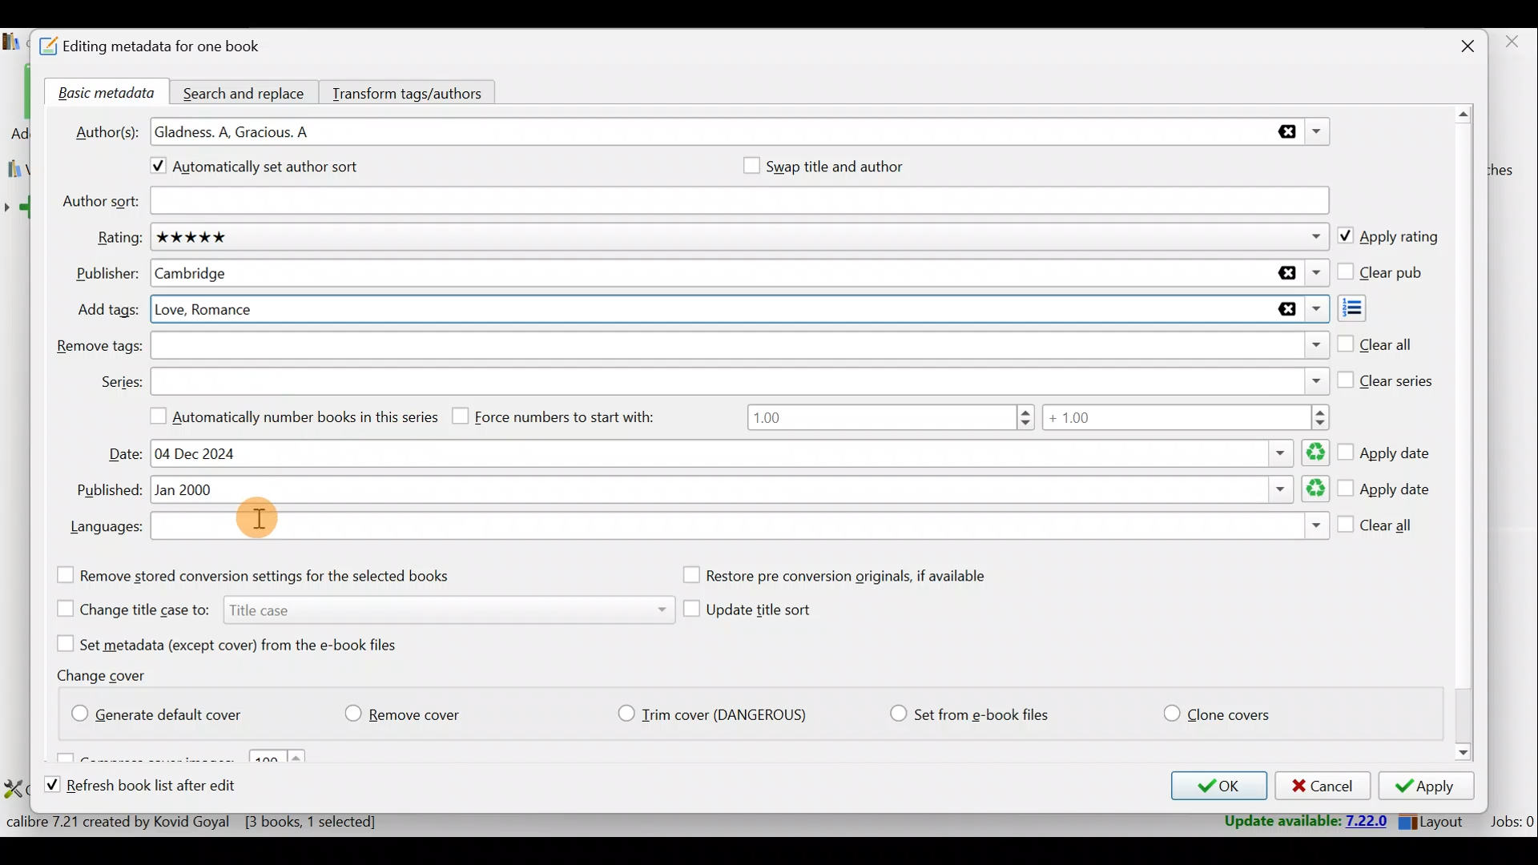  Describe the element at coordinates (104, 529) in the screenshot. I see `Languages:` at that location.